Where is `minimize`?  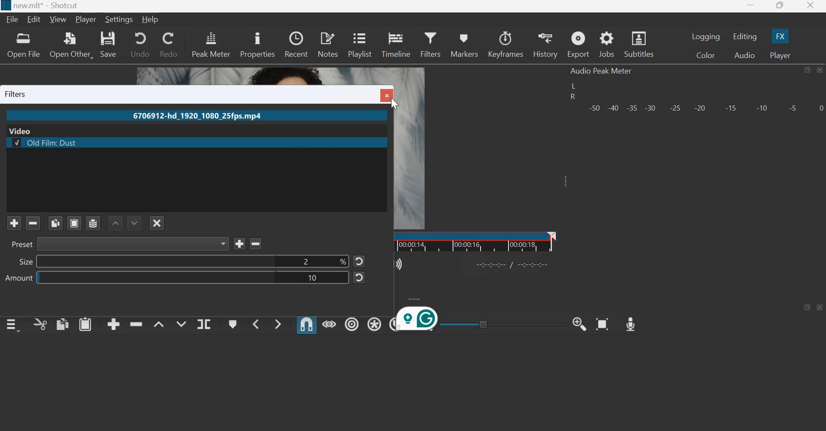 minimize is located at coordinates (750, 7).